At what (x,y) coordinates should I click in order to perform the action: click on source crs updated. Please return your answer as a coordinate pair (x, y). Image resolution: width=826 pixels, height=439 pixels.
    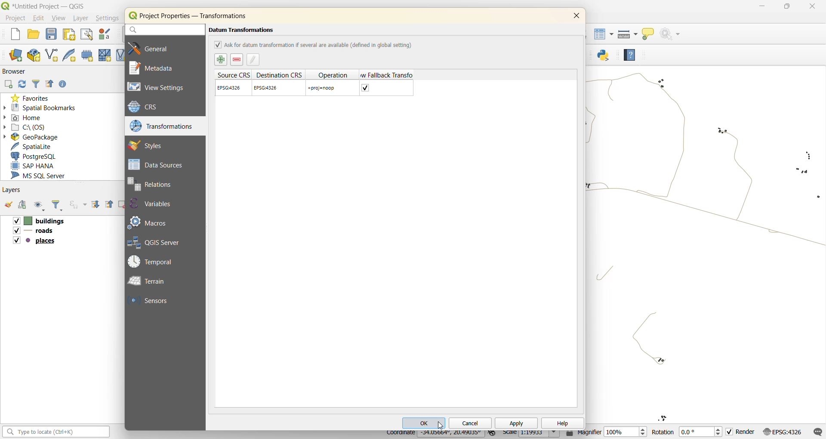
    Looking at the image, I should click on (231, 88).